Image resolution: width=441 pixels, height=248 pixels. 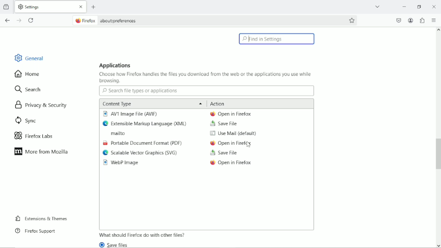 What do you see at coordinates (147, 124) in the screenshot?
I see `Extensible Markup Language` at bounding box center [147, 124].